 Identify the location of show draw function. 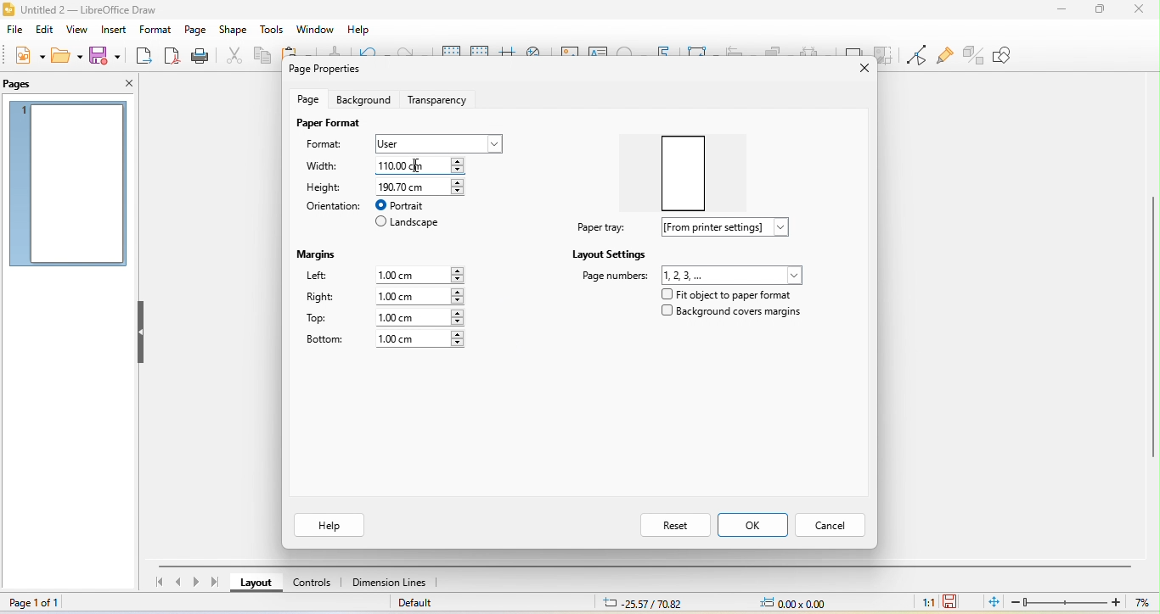
(1015, 55).